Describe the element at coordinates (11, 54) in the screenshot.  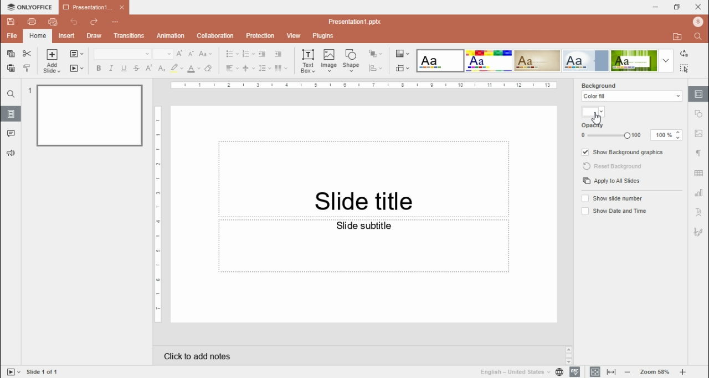
I see `copy` at that location.